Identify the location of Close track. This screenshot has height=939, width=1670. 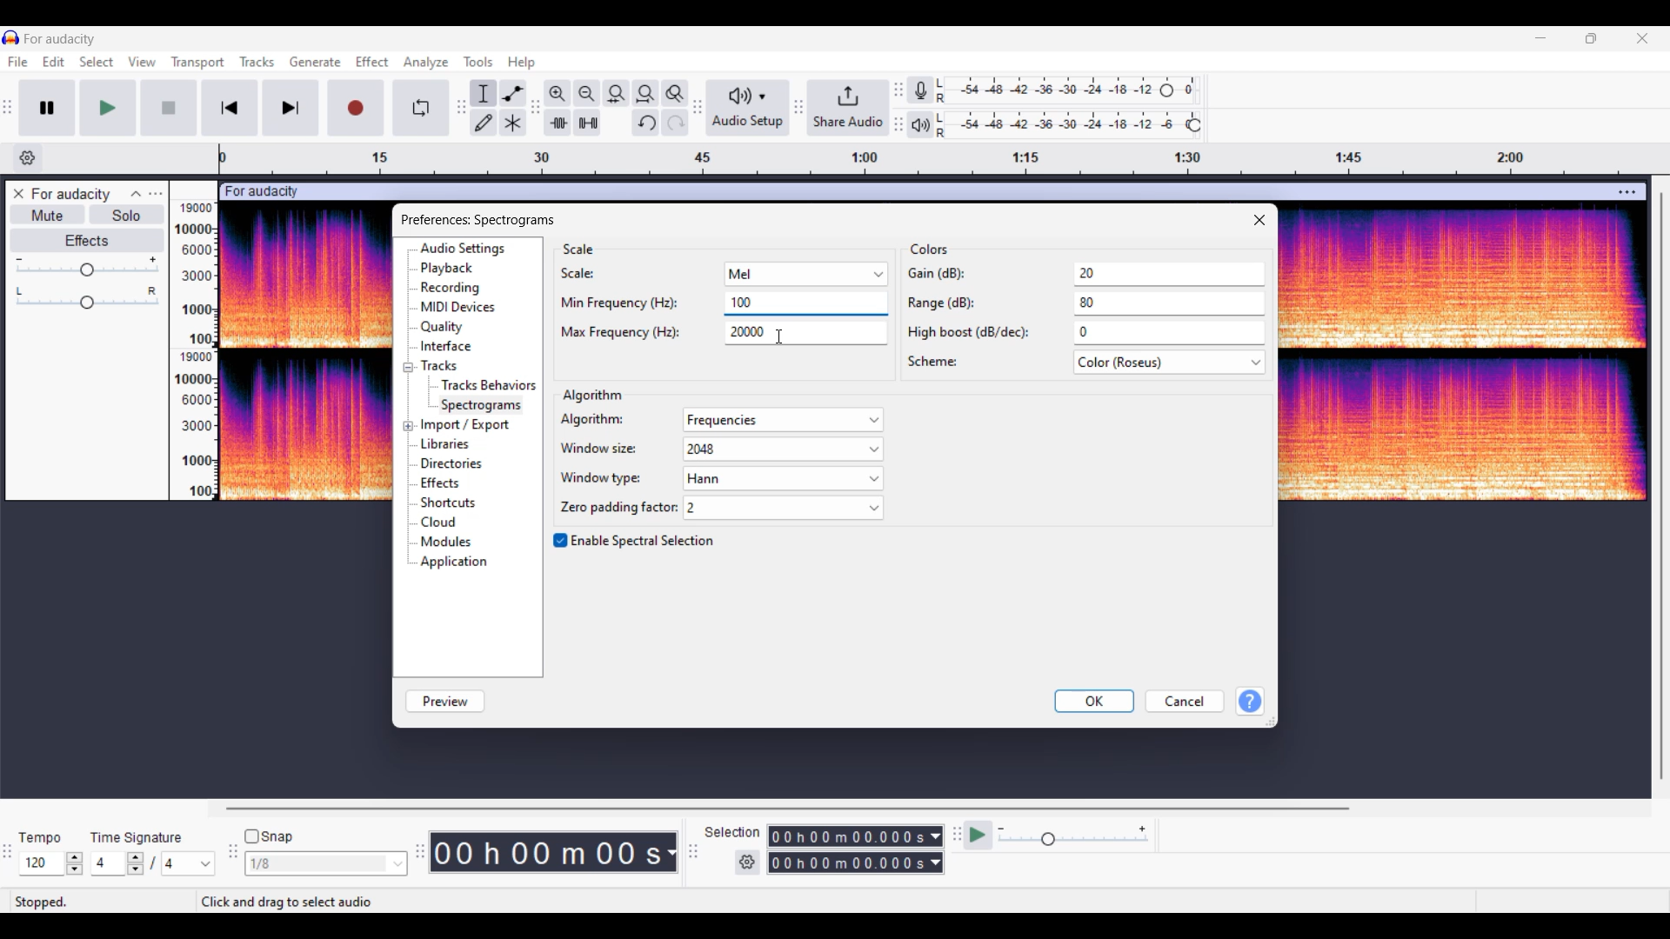
(18, 193).